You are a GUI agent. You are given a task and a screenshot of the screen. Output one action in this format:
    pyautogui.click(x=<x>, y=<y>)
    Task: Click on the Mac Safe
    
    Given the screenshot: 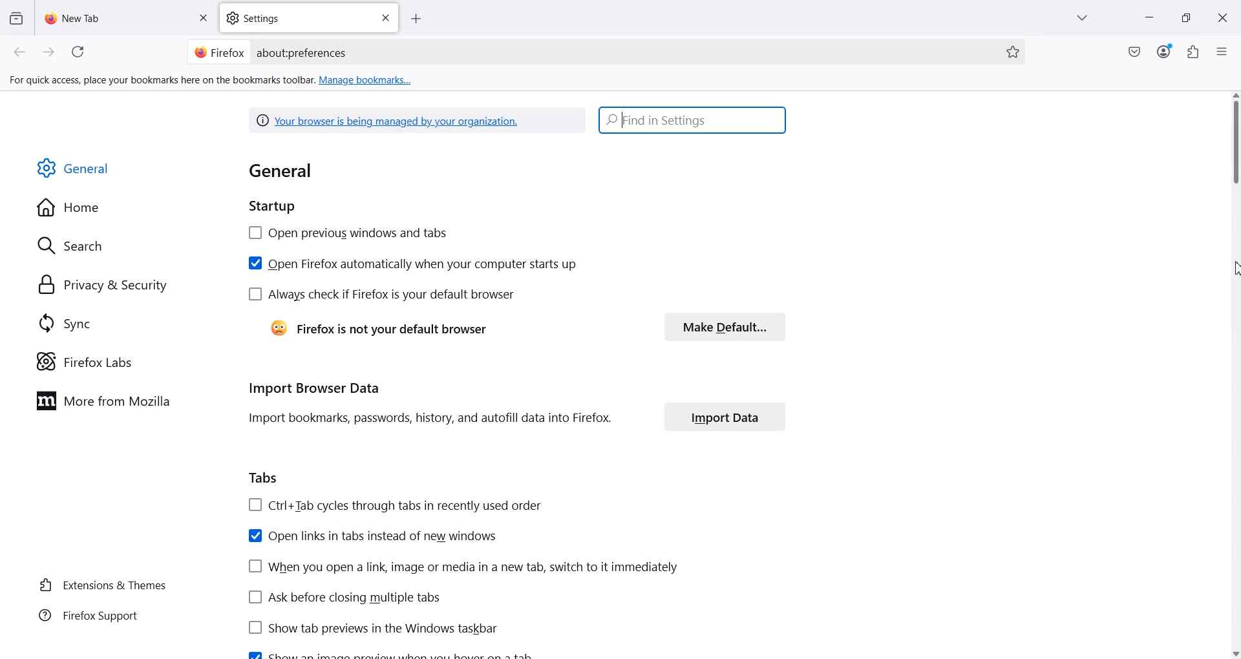 What is the action you would take?
    pyautogui.click(x=1134, y=52)
    